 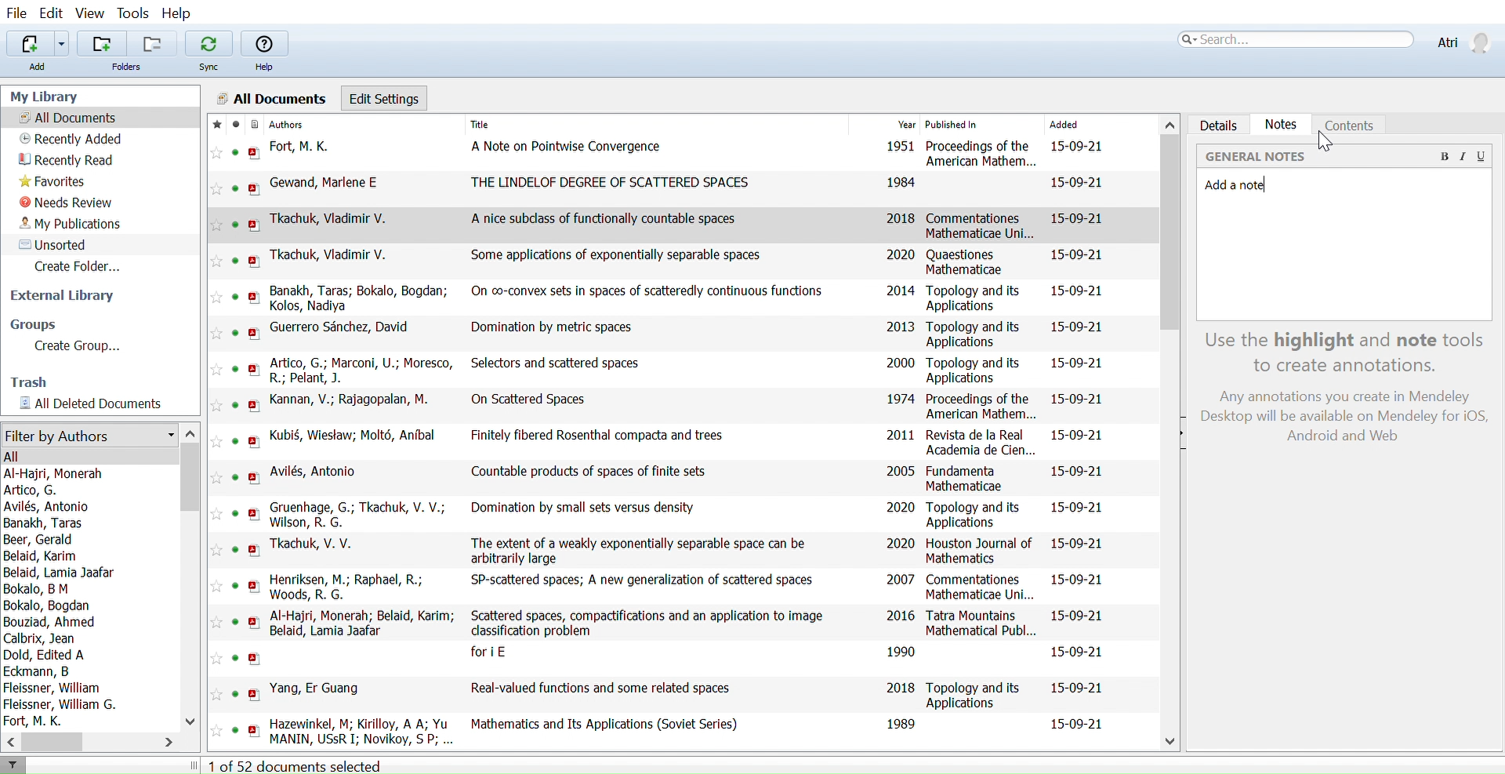 I want to click on 2020, so click(x=899, y=544).